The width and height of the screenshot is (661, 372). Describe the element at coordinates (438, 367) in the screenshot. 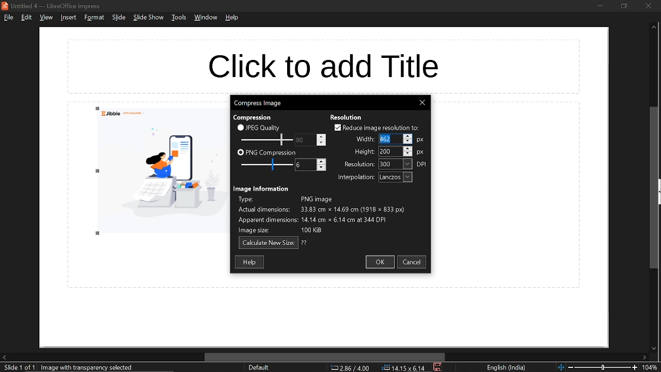

I see `save` at that location.